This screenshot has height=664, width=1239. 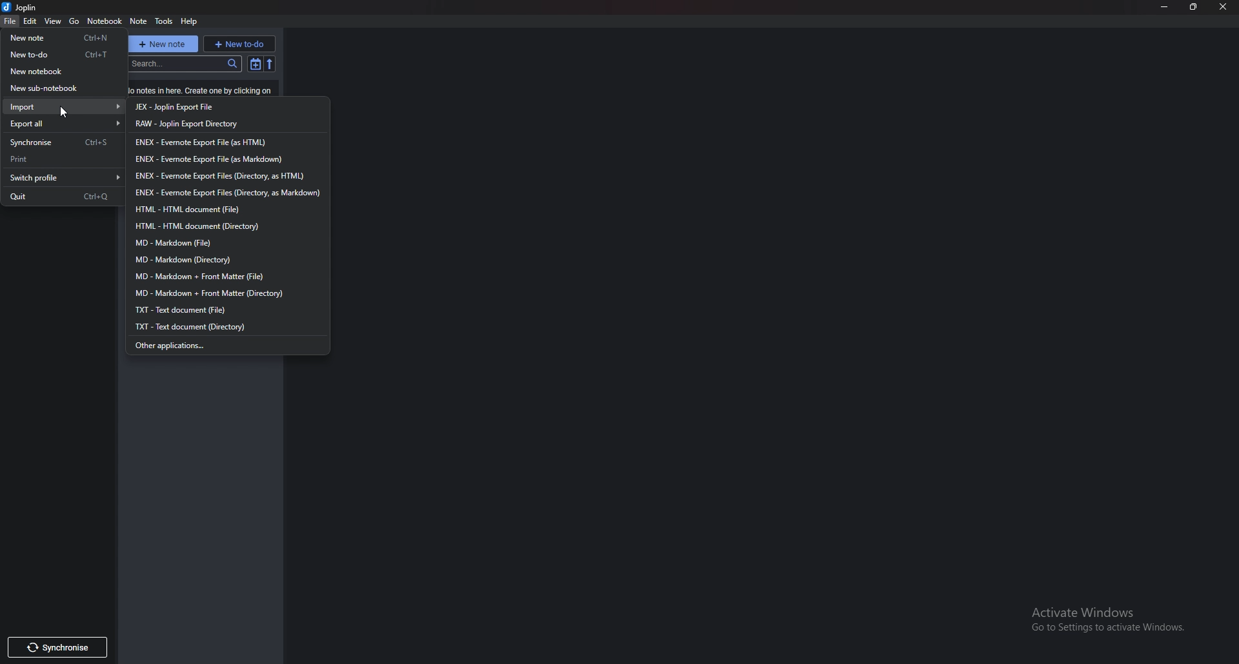 I want to click on Other applications, so click(x=186, y=344).